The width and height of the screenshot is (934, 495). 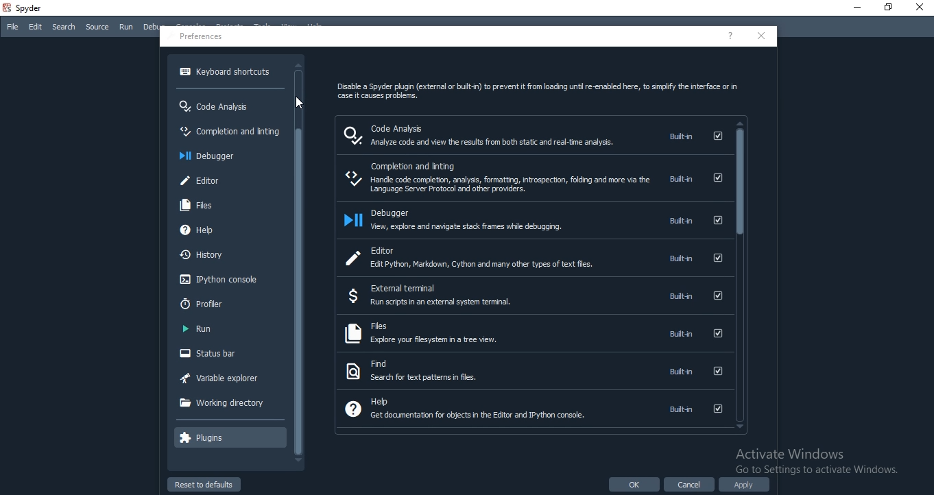 I want to click on text, so click(x=680, y=409).